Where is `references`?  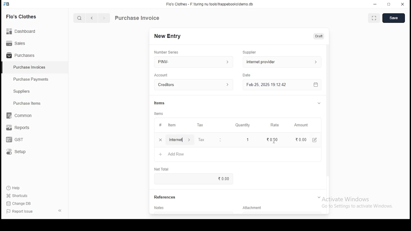 references is located at coordinates (165, 197).